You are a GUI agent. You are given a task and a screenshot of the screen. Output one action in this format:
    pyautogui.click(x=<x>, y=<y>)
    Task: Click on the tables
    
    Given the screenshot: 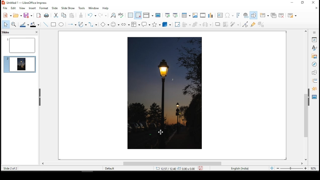 What is the action you would take?
    pyautogui.click(x=186, y=15)
    